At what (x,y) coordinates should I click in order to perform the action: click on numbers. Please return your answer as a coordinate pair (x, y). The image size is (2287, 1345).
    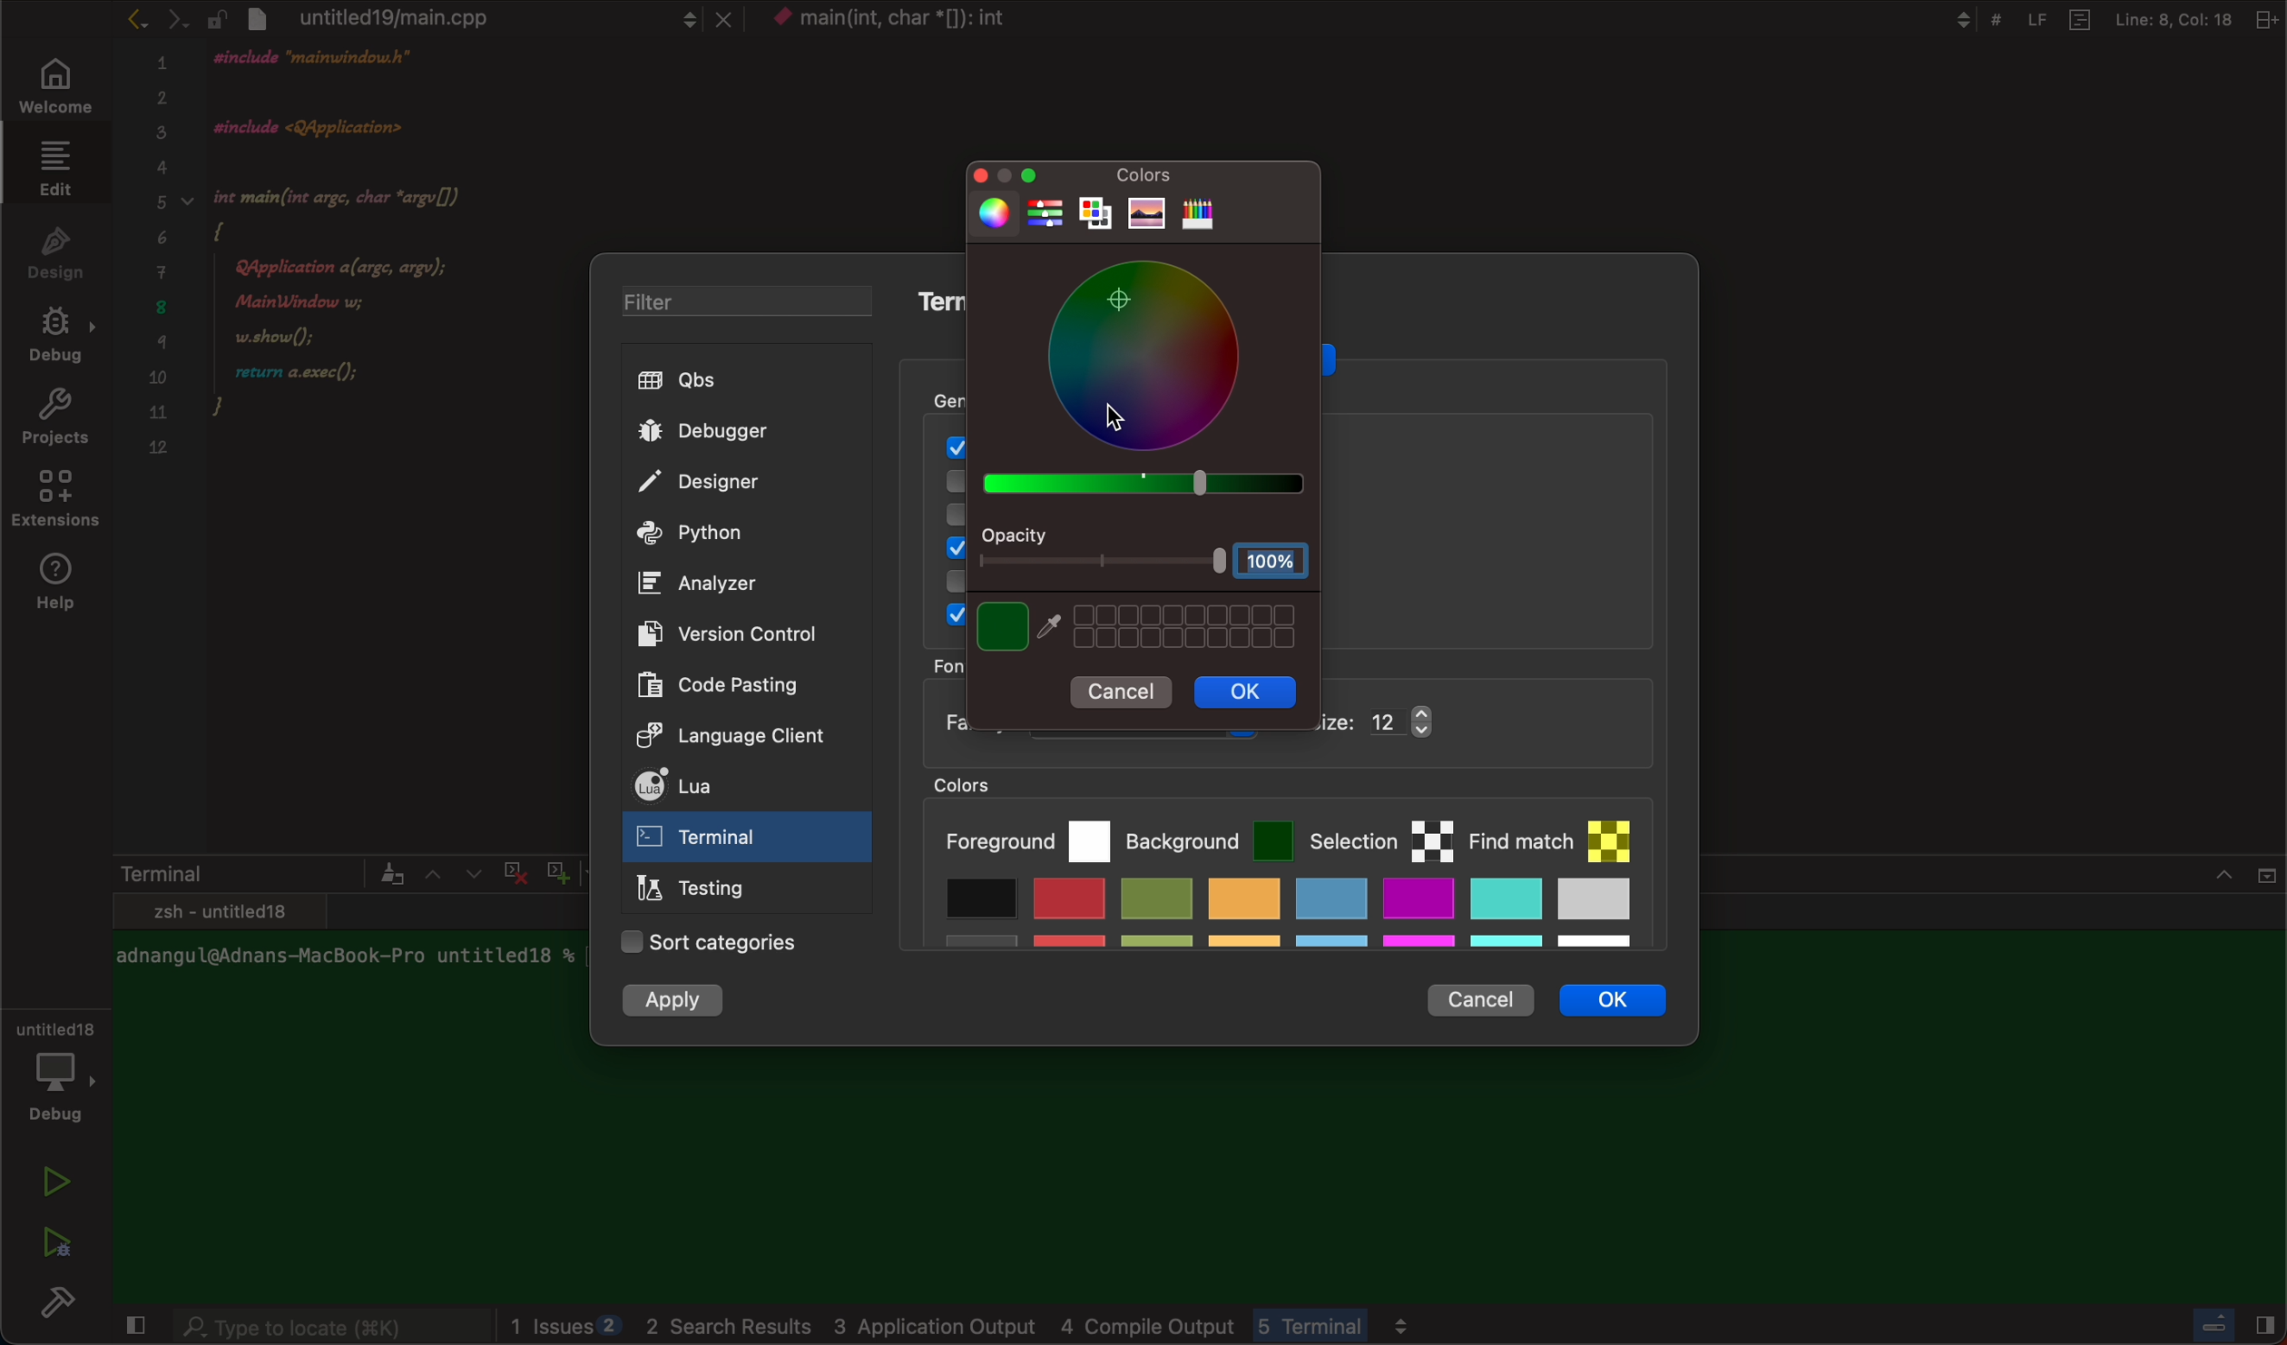
    Looking at the image, I should click on (160, 266).